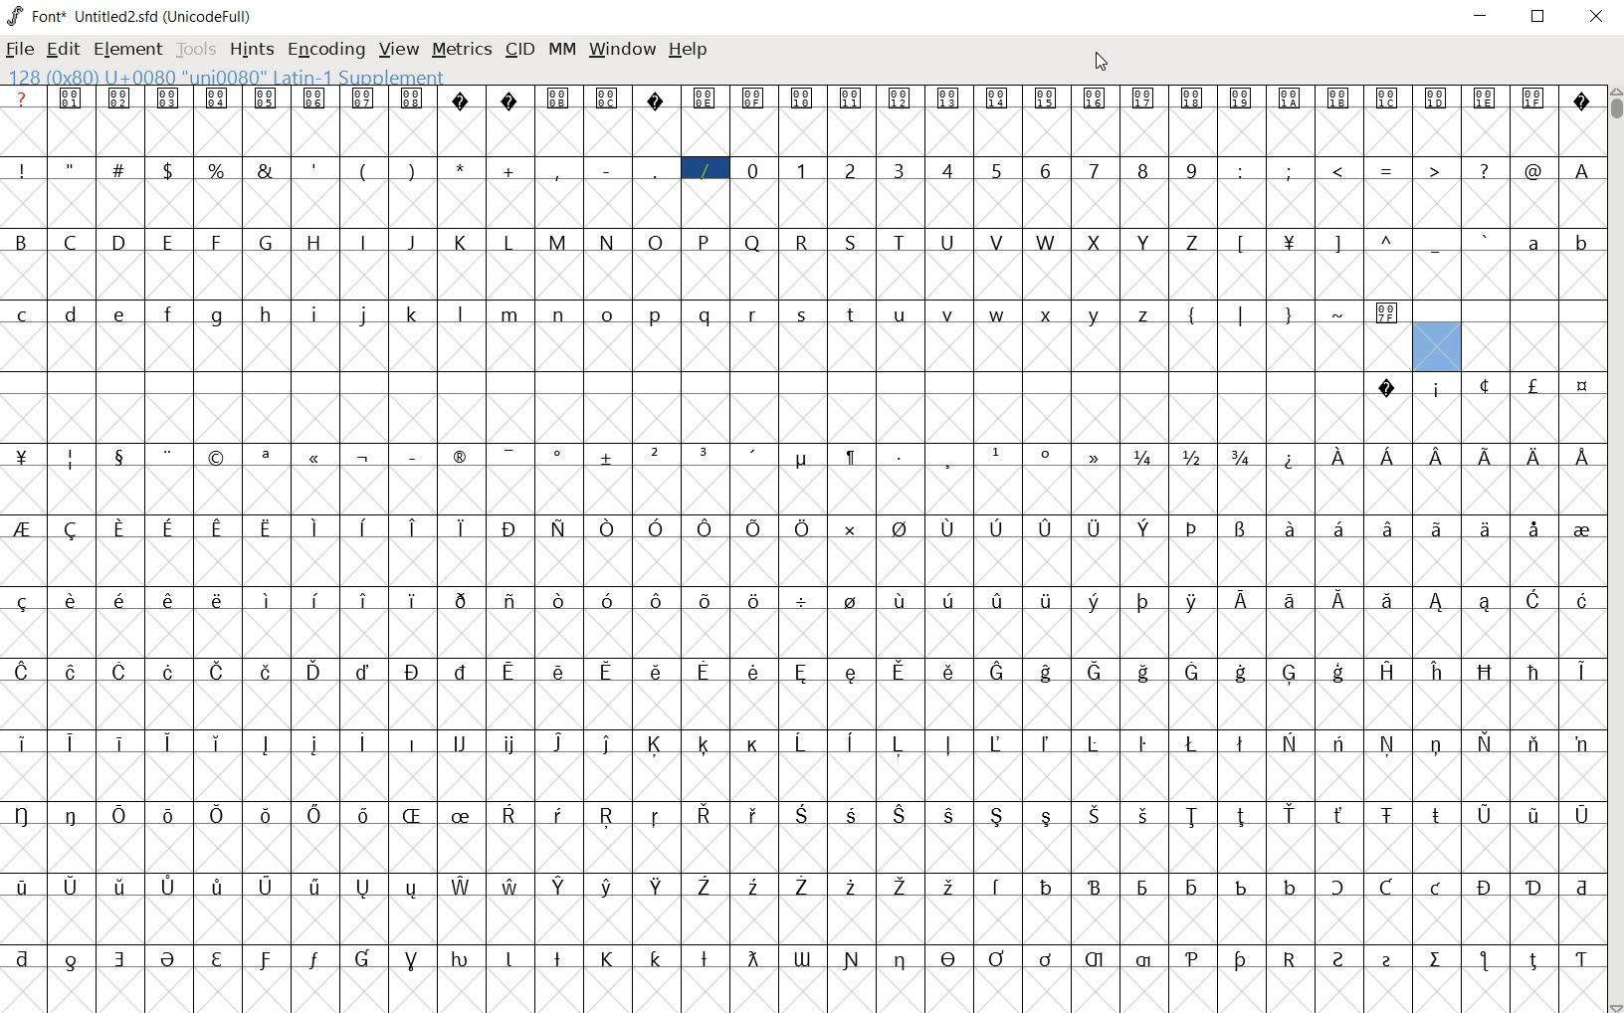 This screenshot has height=1013, width=1624. What do you see at coordinates (1291, 527) in the screenshot?
I see `glyph` at bounding box center [1291, 527].